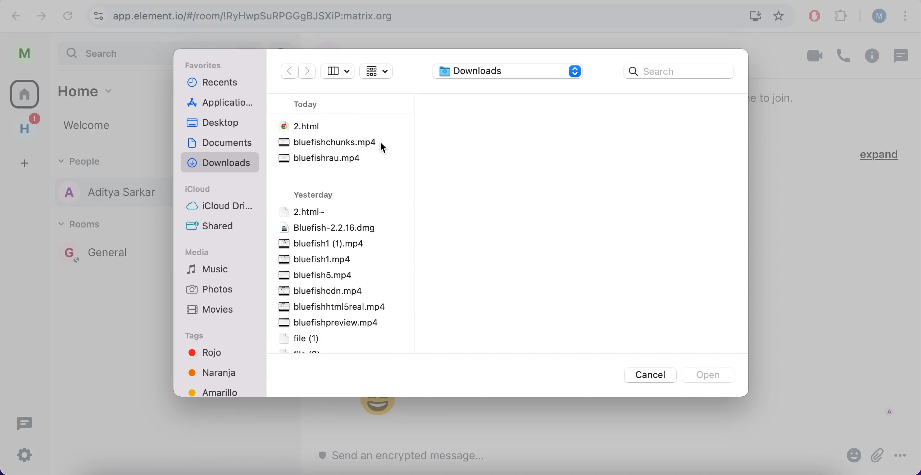 The image size is (921, 475). I want to click on yesterday, so click(312, 195).